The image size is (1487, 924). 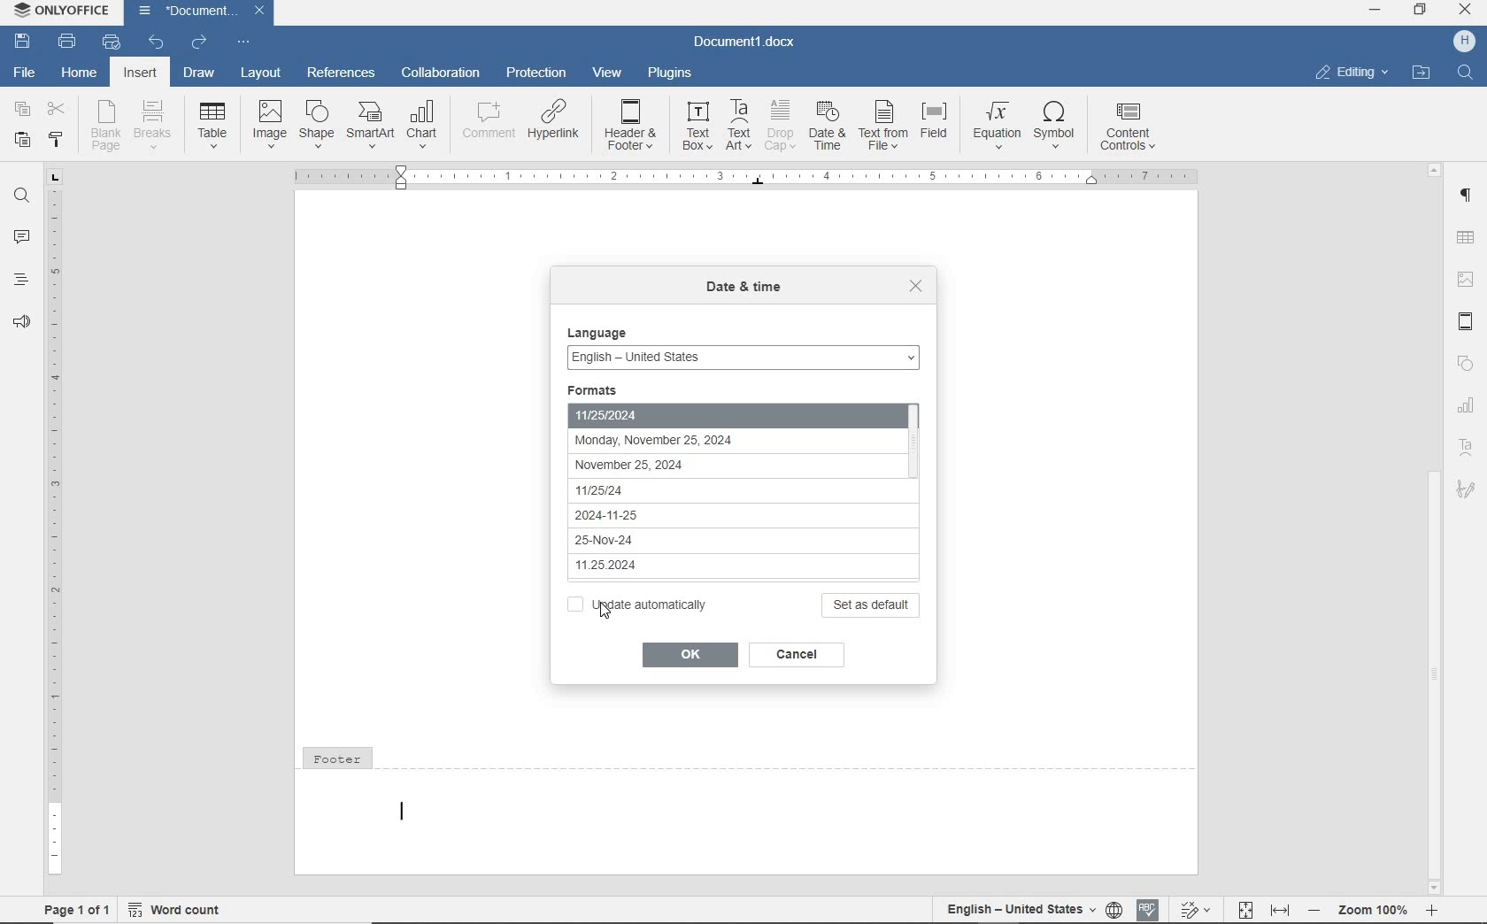 I want to click on find, so click(x=19, y=196).